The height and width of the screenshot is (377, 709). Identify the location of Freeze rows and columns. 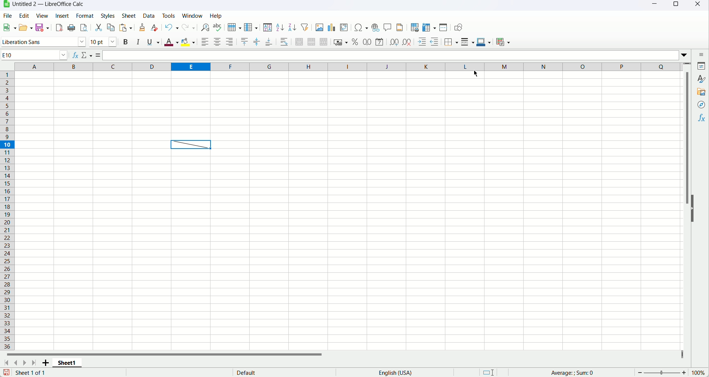
(429, 27).